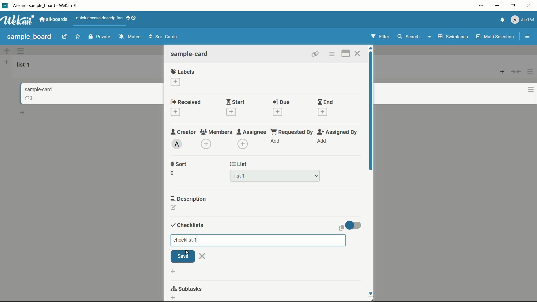 The image size is (537, 302). I want to click on sample-card, so click(190, 54).